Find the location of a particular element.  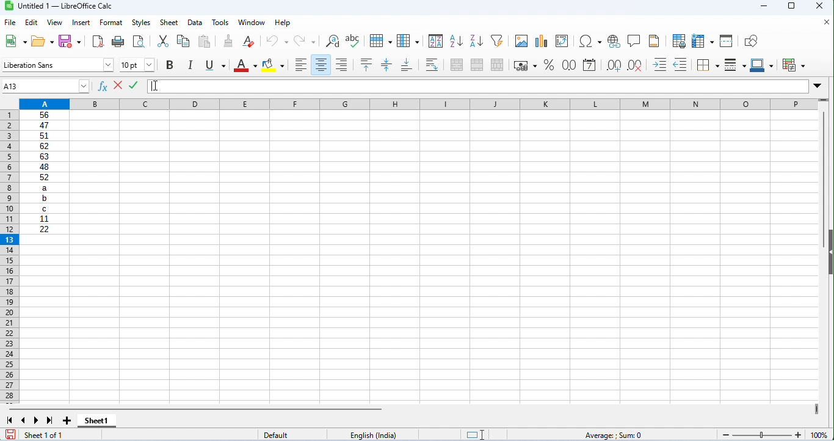

copy is located at coordinates (183, 42).